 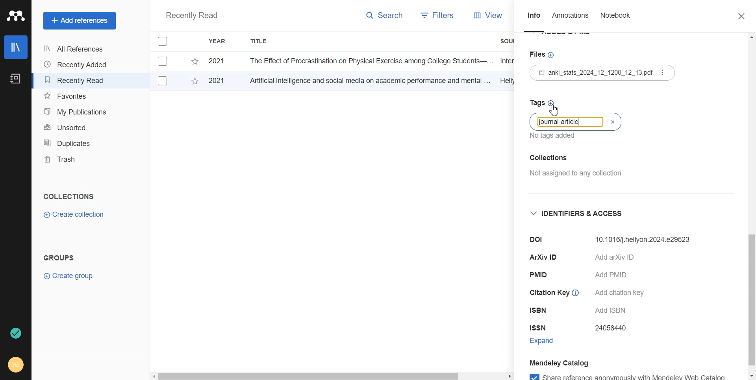 What do you see at coordinates (164, 61) in the screenshot?
I see `Checkbox` at bounding box center [164, 61].